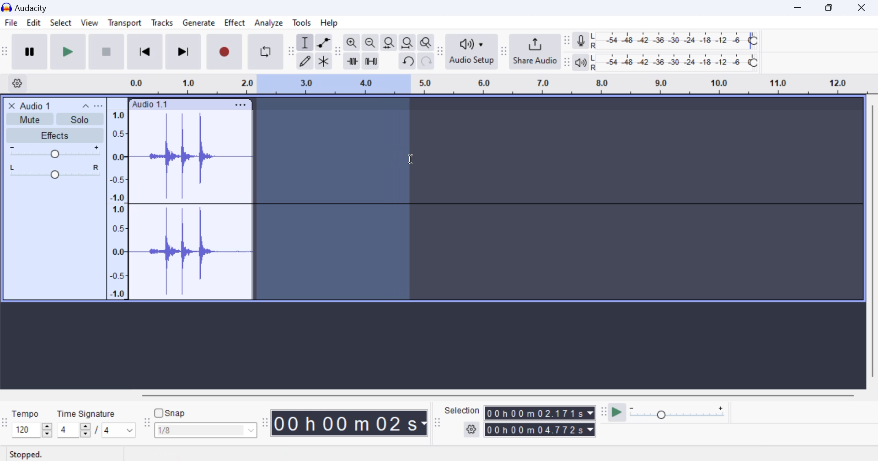  I want to click on Audio Clip, so click(190, 205).